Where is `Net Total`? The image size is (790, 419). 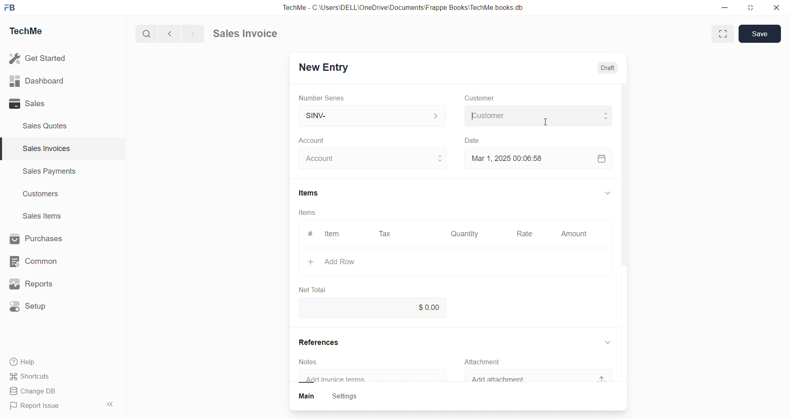
Net Total is located at coordinates (317, 287).